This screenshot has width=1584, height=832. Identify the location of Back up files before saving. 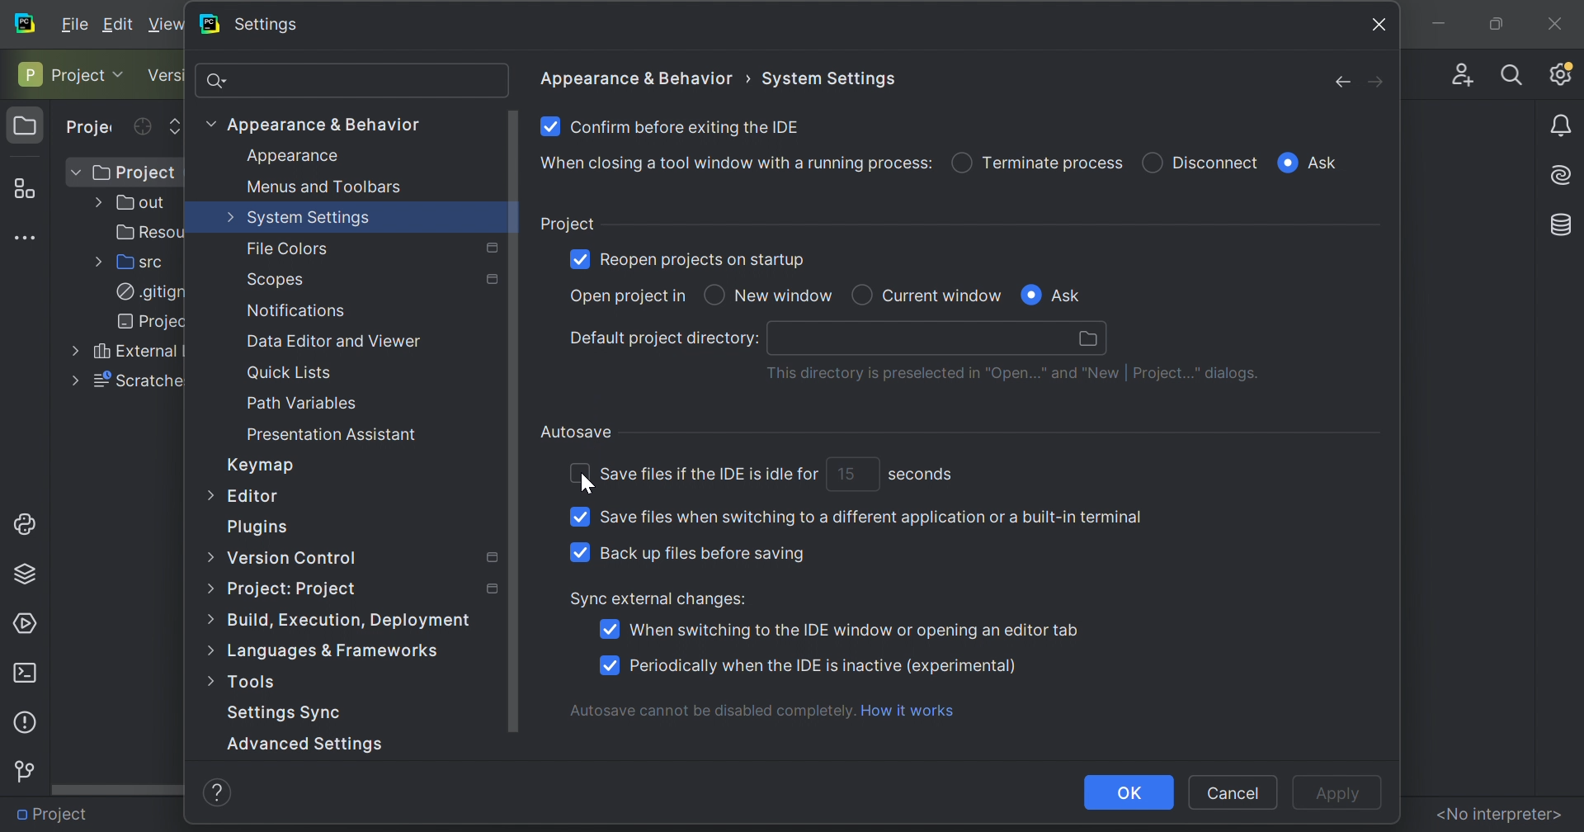
(701, 553).